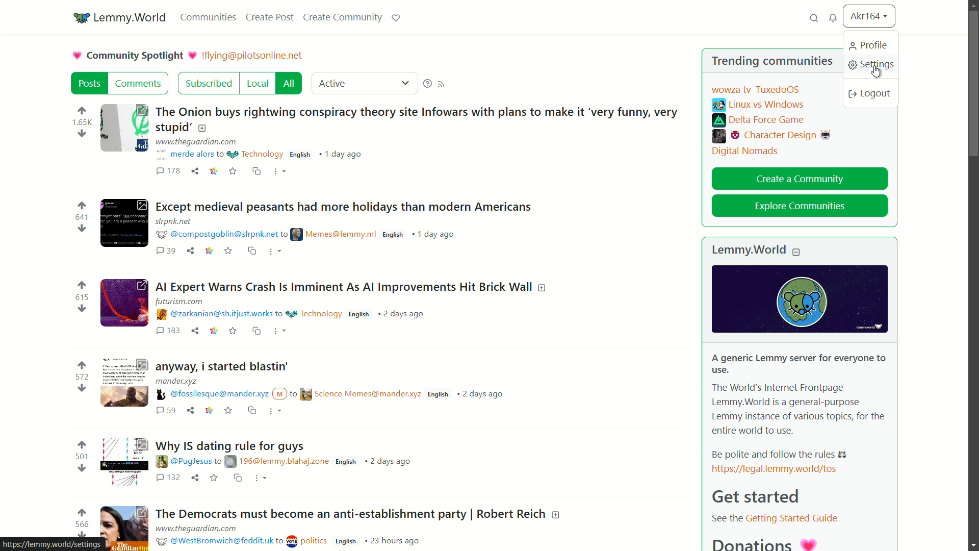  Describe the element at coordinates (83, 366) in the screenshot. I see `upvote` at that location.